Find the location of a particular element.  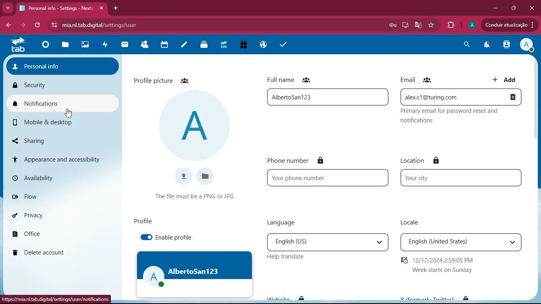

https://mia.nl.tab.digital/settings/user/notifications is located at coordinates (56, 298).